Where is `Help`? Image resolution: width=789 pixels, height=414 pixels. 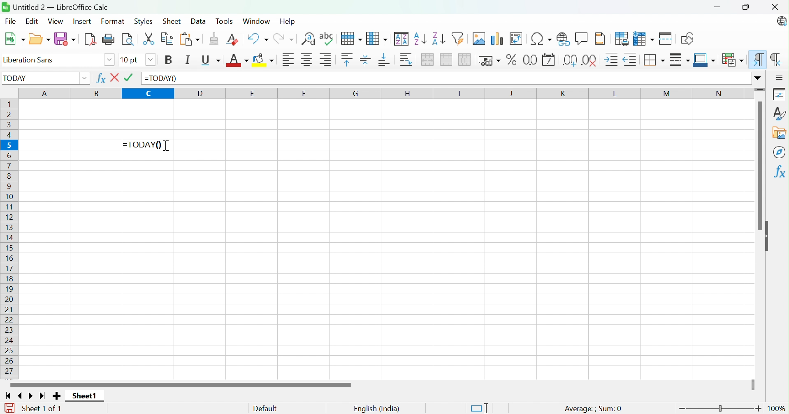
Help is located at coordinates (288, 21).